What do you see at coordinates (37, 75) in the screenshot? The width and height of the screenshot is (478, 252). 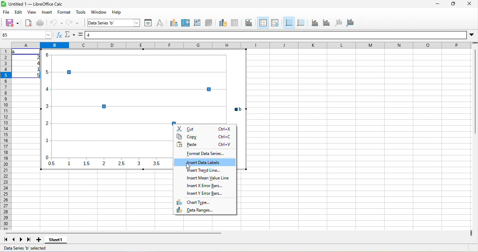 I see `5` at bounding box center [37, 75].